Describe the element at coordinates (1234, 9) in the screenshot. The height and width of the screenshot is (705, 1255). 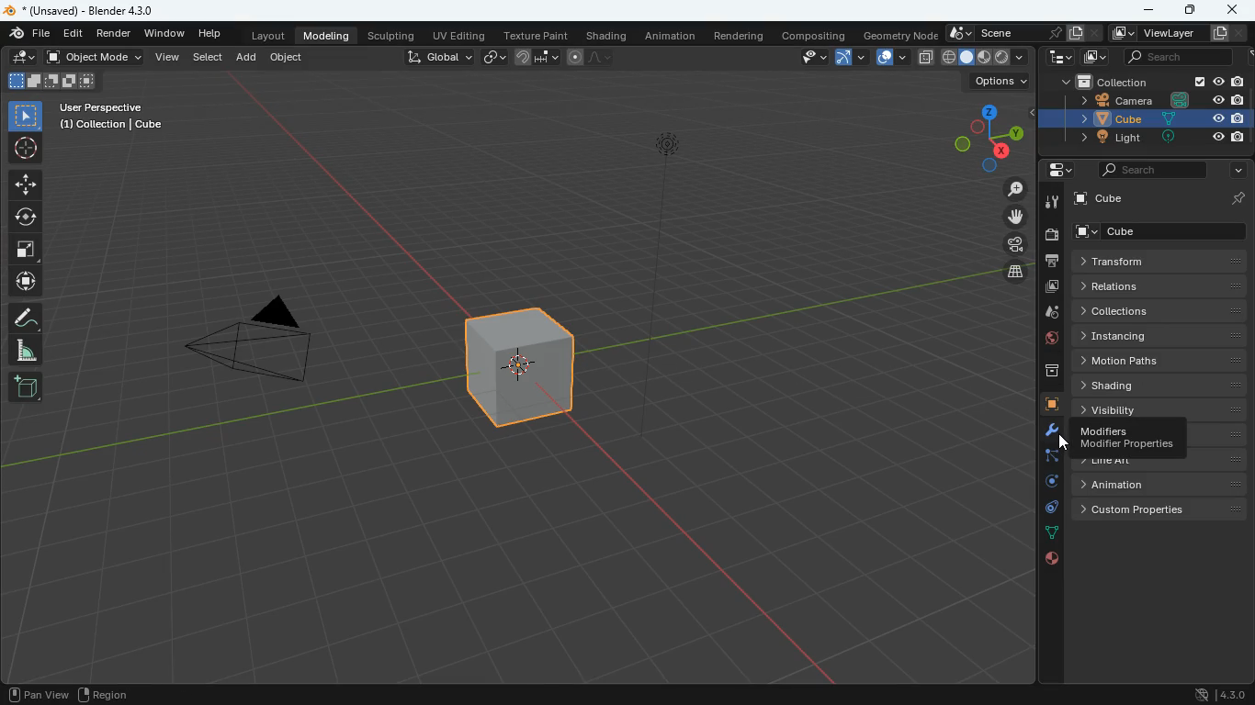
I see `close` at that location.